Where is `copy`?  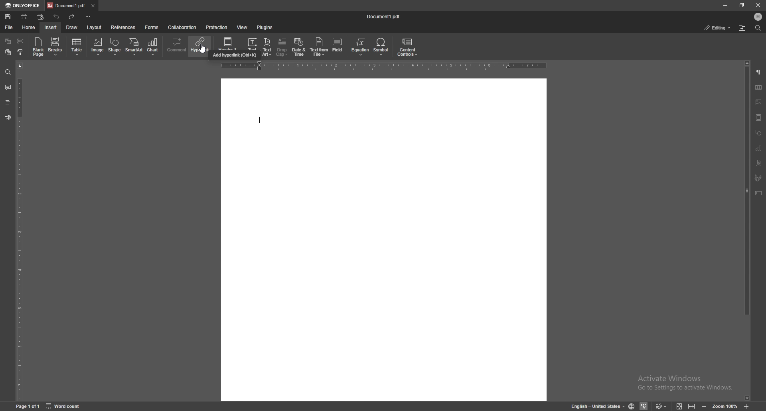
copy is located at coordinates (9, 41).